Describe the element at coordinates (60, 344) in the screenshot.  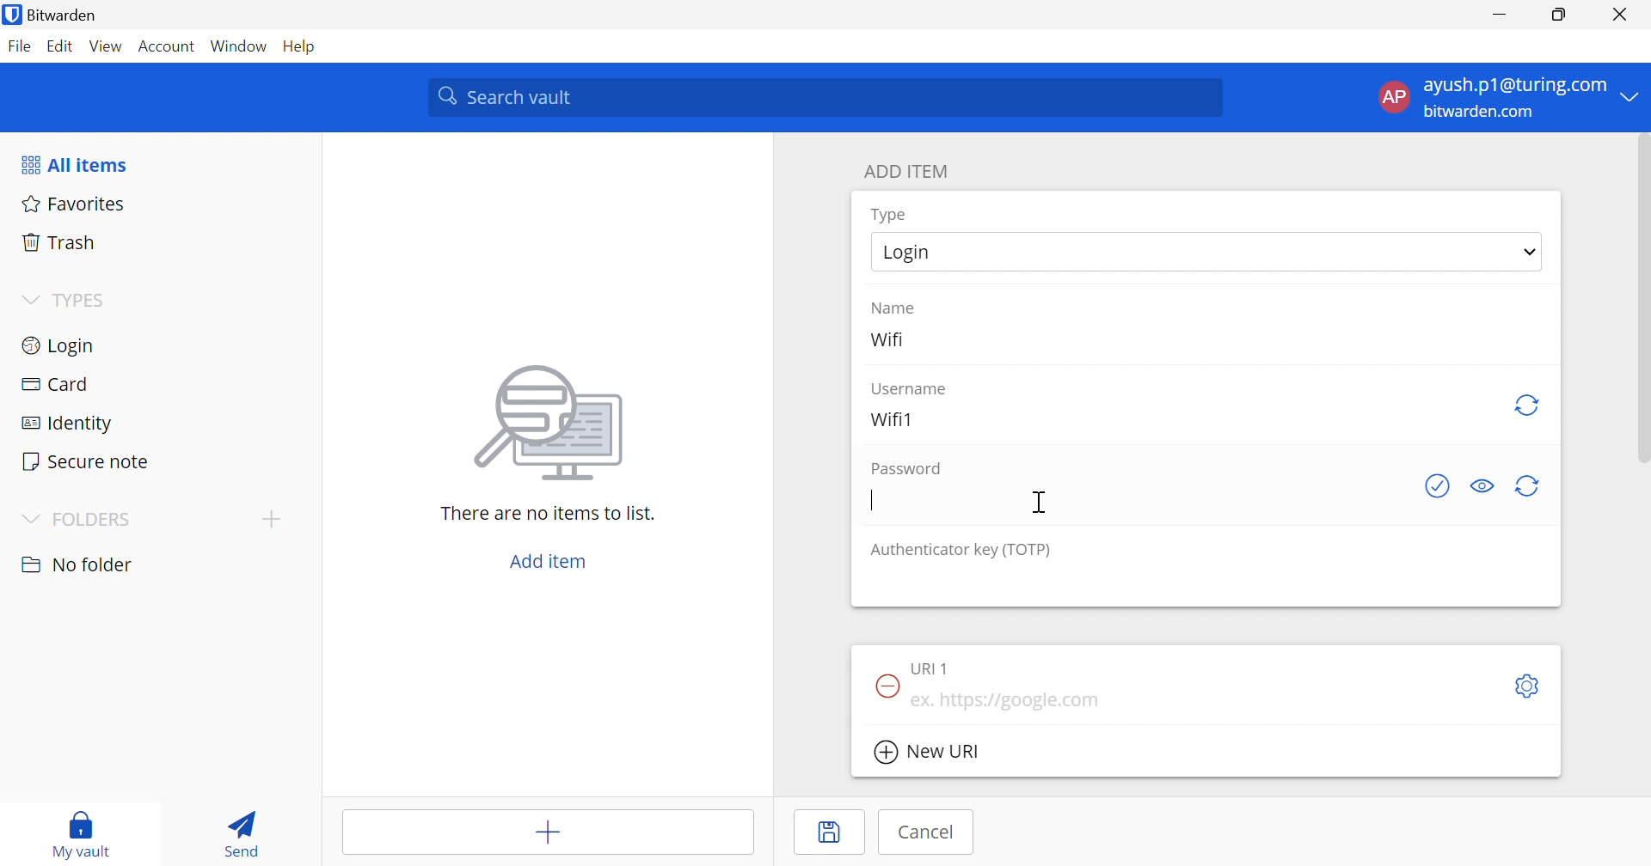
I see `Login` at that location.